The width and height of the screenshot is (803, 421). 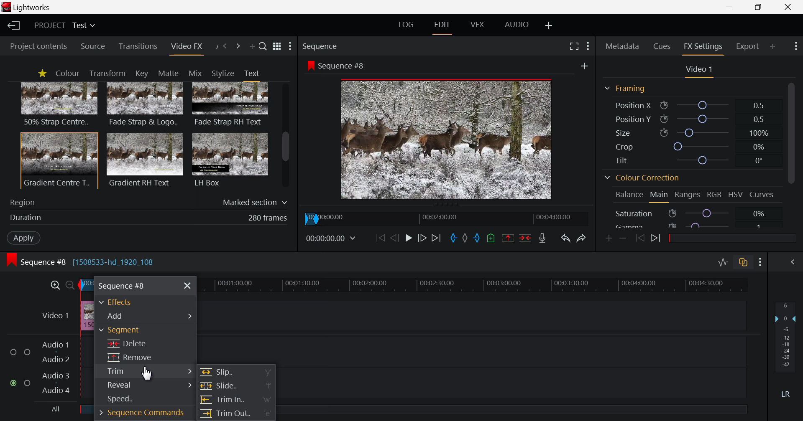 What do you see at coordinates (408, 238) in the screenshot?
I see `Play` at bounding box center [408, 238].